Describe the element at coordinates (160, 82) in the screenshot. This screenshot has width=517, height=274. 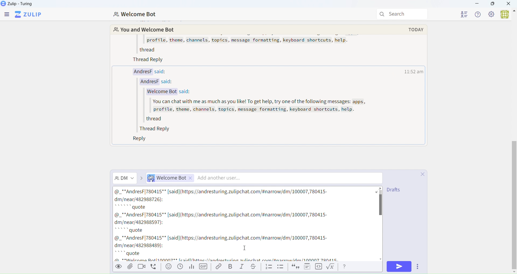
I see `AndresF said:` at that location.